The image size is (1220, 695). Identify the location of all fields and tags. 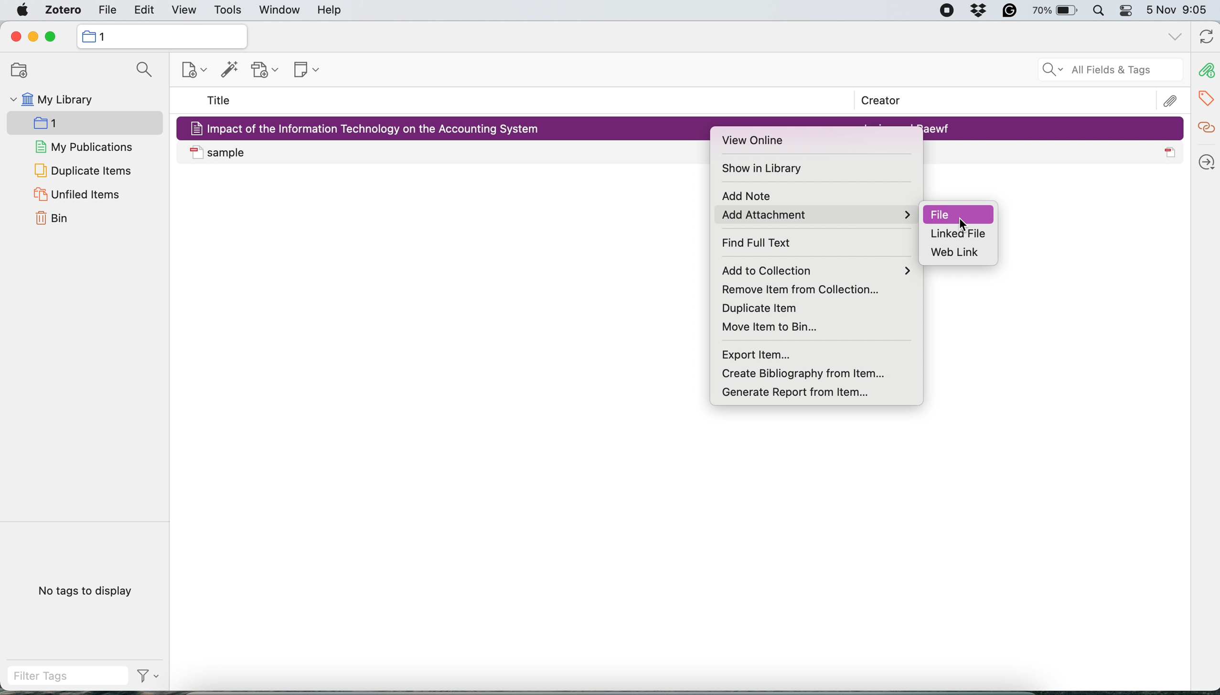
(1099, 71).